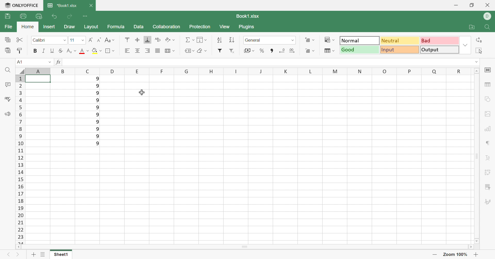 The height and width of the screenshot is (259, 495). Describe the element at coordinates (43, 255) in the screenshot. I see `List of Sheets` at that location.